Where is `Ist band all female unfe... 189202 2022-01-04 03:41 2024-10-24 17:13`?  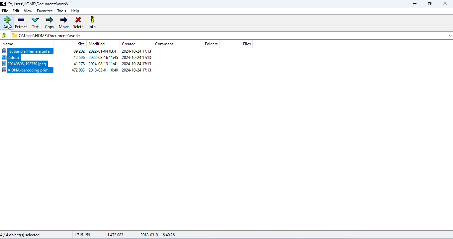 Ist band all female unfe... 189202 2022-01-04 03:41 2024-10-24 17:13 is located at coordinates (81, 52).